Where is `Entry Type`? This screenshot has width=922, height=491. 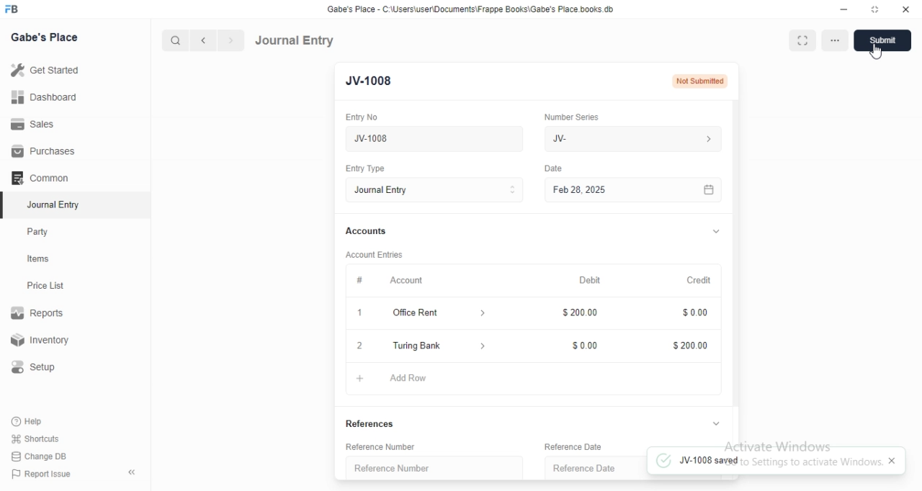
Entry Type is located at coordinates (367, 168).